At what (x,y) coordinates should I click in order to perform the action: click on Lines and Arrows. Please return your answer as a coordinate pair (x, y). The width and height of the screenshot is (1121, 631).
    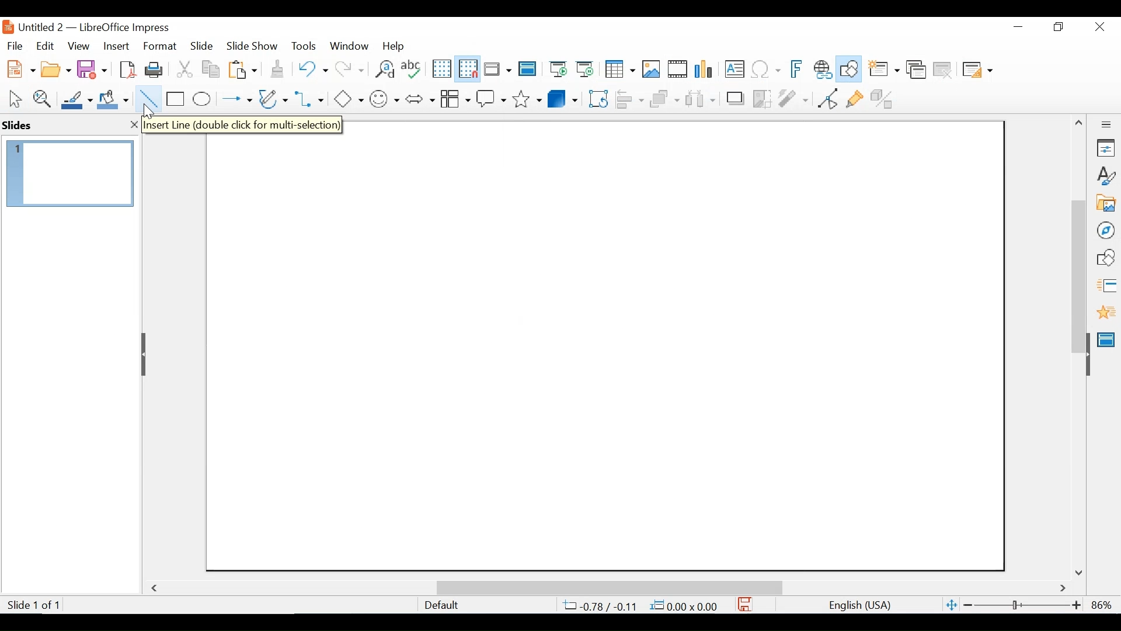
    Looking at the image, I should click on (234, 99).